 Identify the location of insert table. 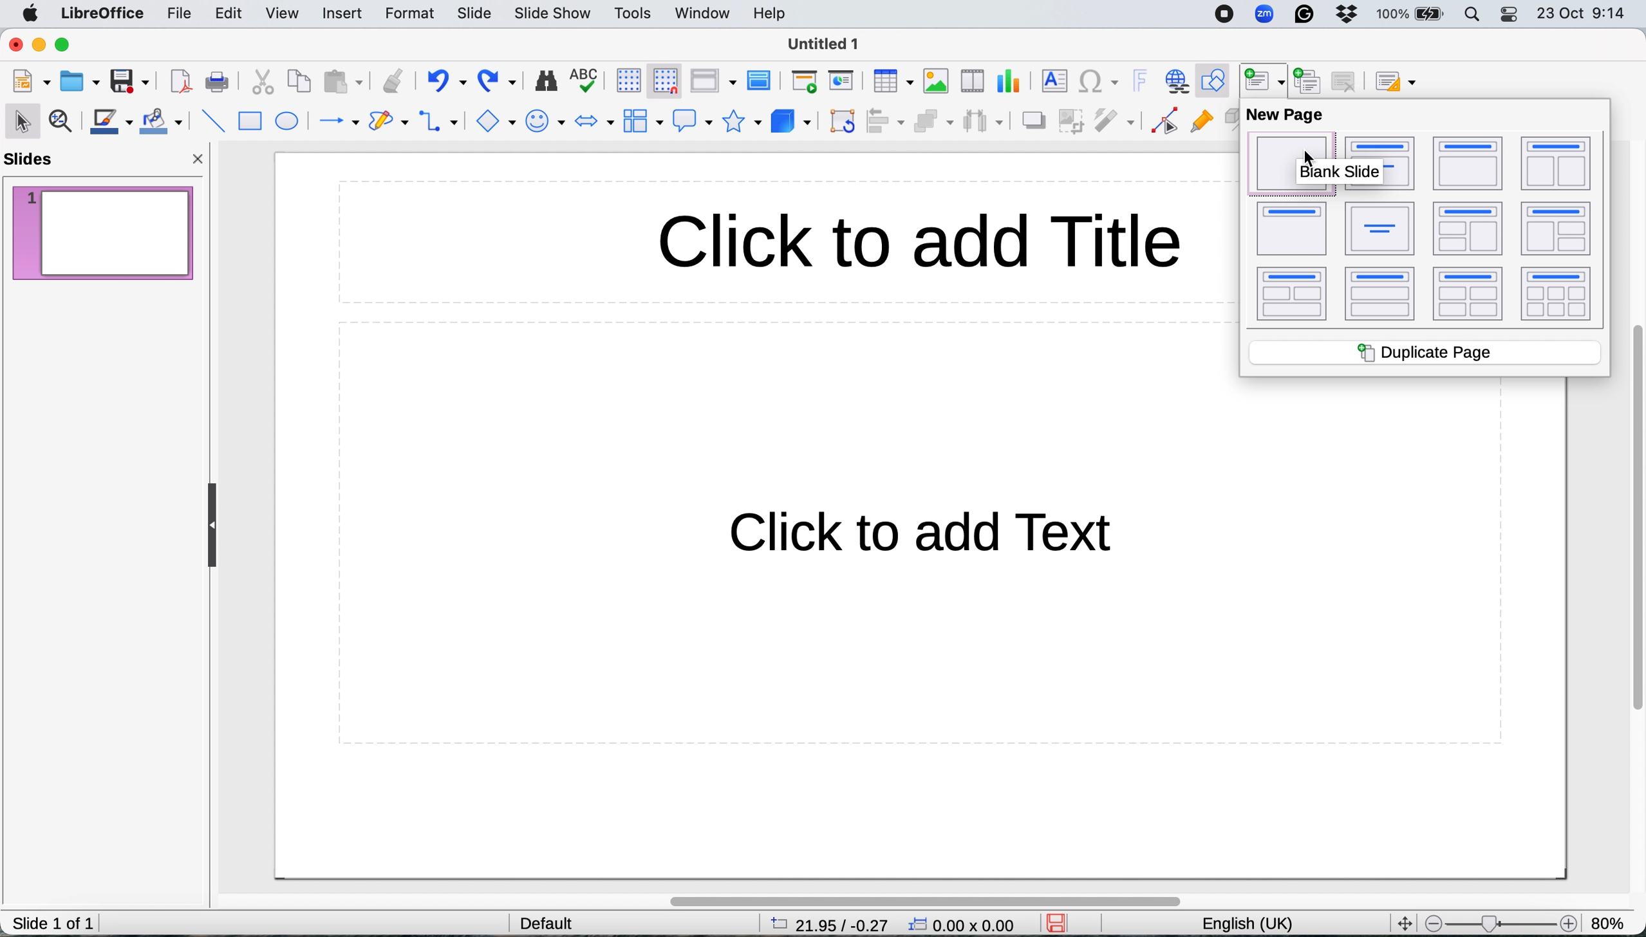
(893, 83).